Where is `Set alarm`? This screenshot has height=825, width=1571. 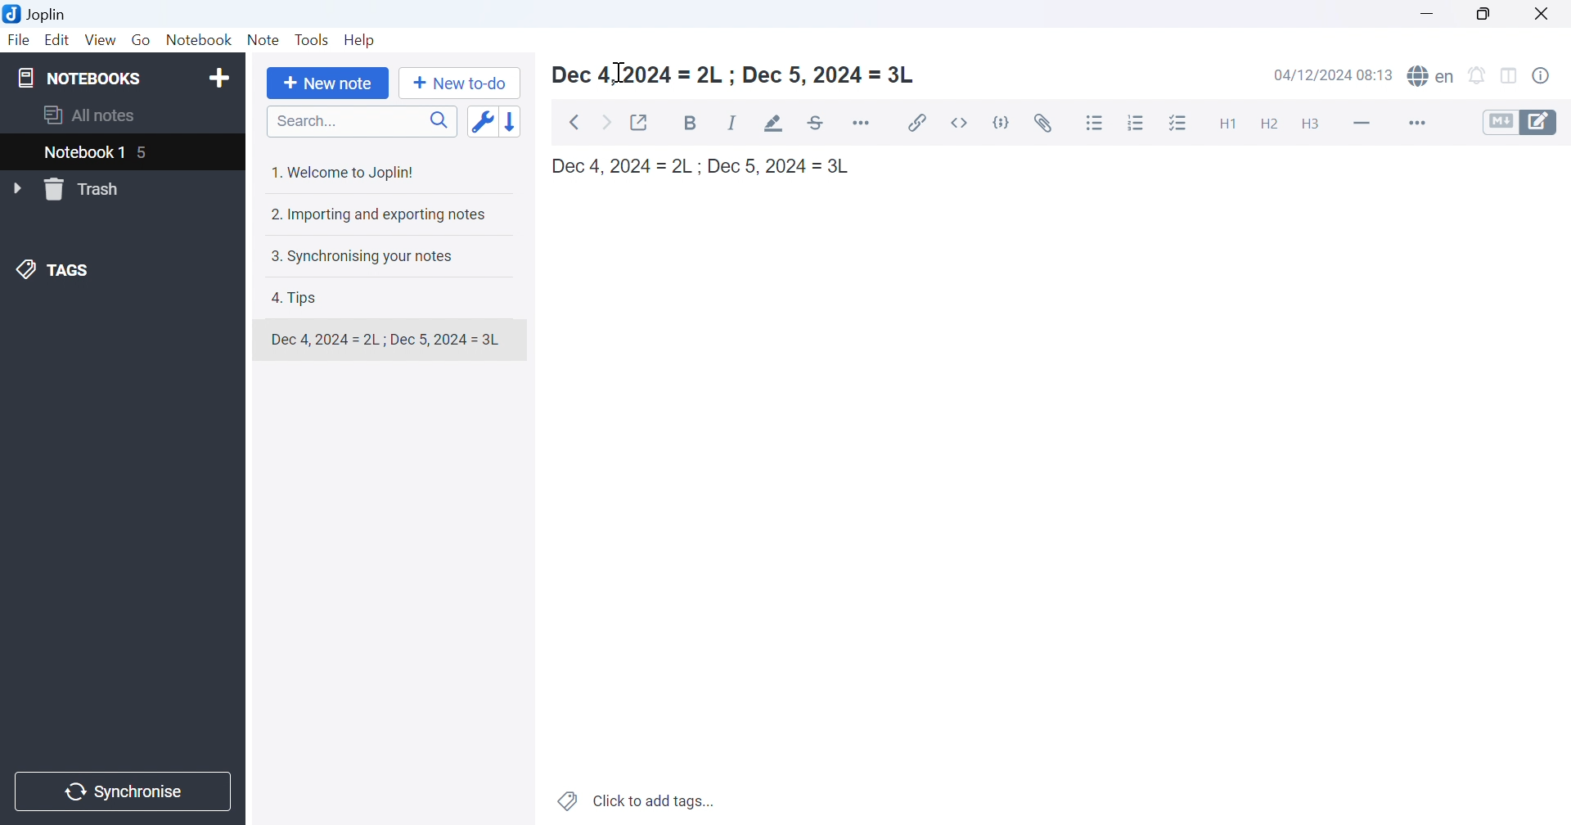
Set alarm is located at coordinates (1480, 74).